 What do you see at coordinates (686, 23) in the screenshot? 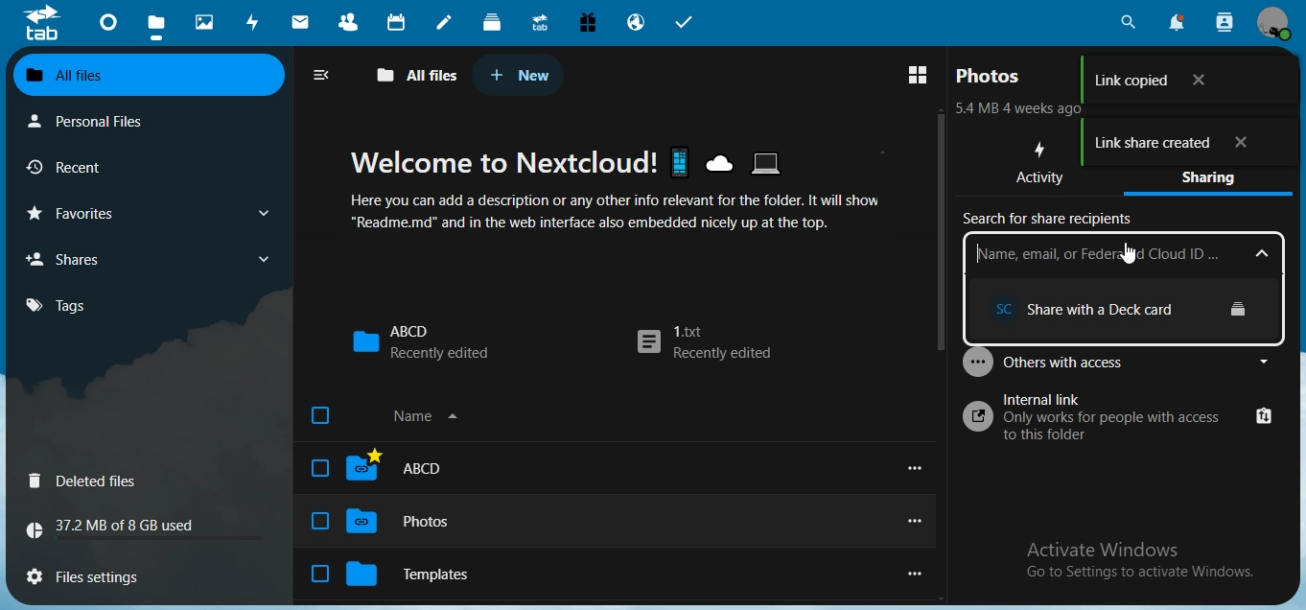
I see `tasks` at bounding box center [686, 23].